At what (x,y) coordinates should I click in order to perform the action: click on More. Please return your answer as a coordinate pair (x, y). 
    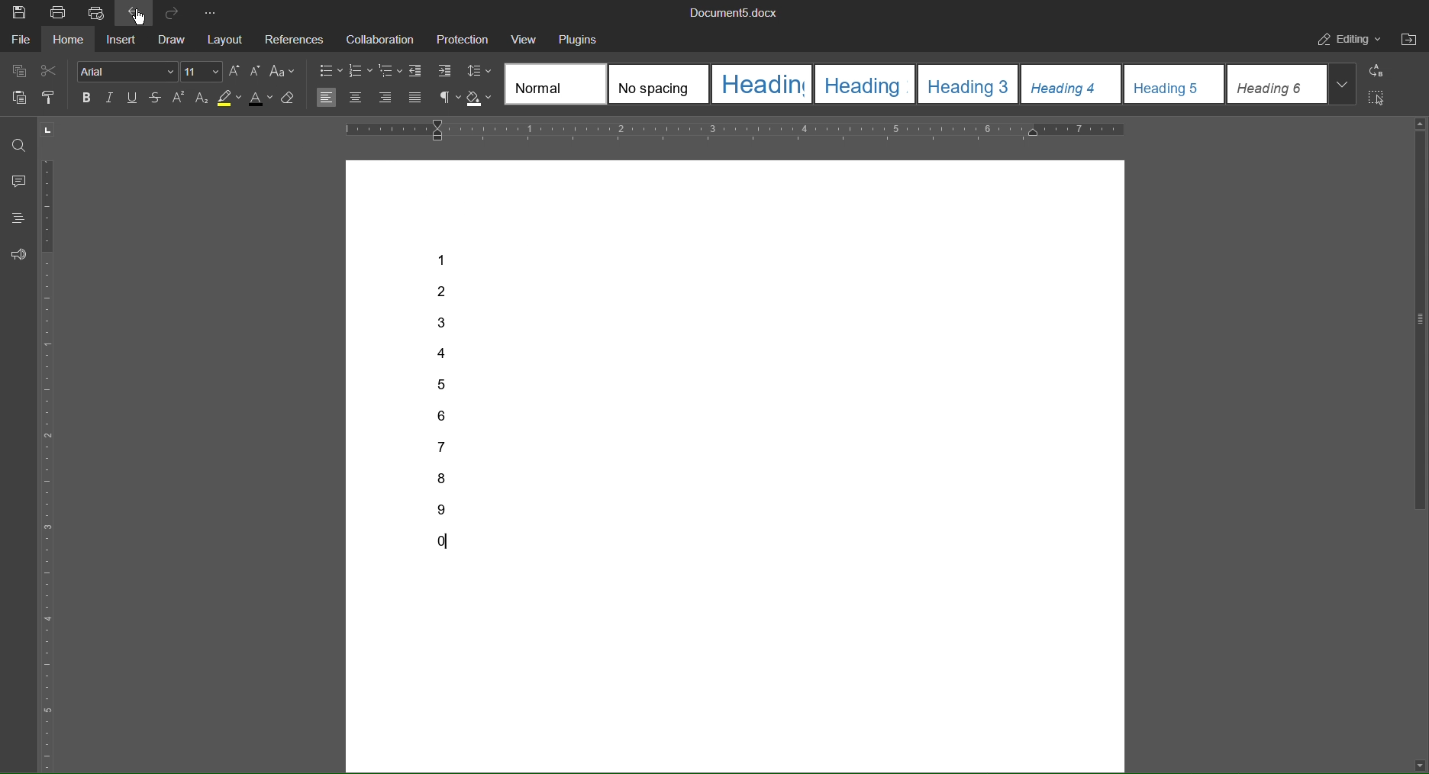
    Looking at the image, I should click on (211, 11).